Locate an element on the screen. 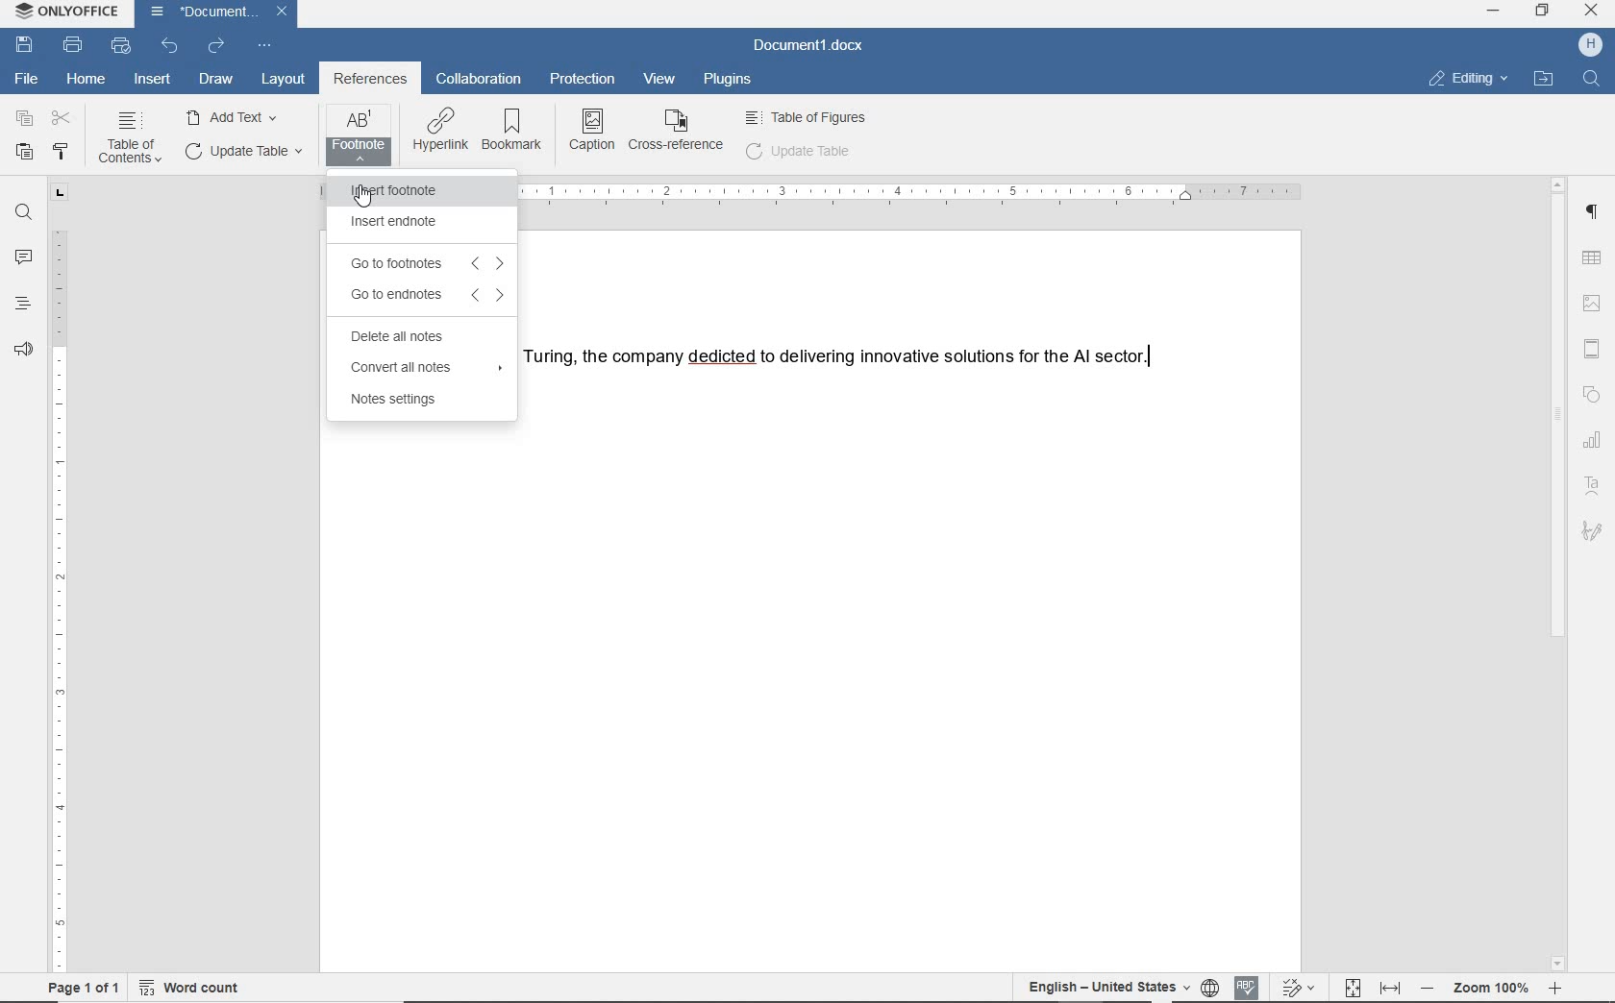 This screenshot has height=1003, width=1615. zoom level is located at coordinates (1493, 991).